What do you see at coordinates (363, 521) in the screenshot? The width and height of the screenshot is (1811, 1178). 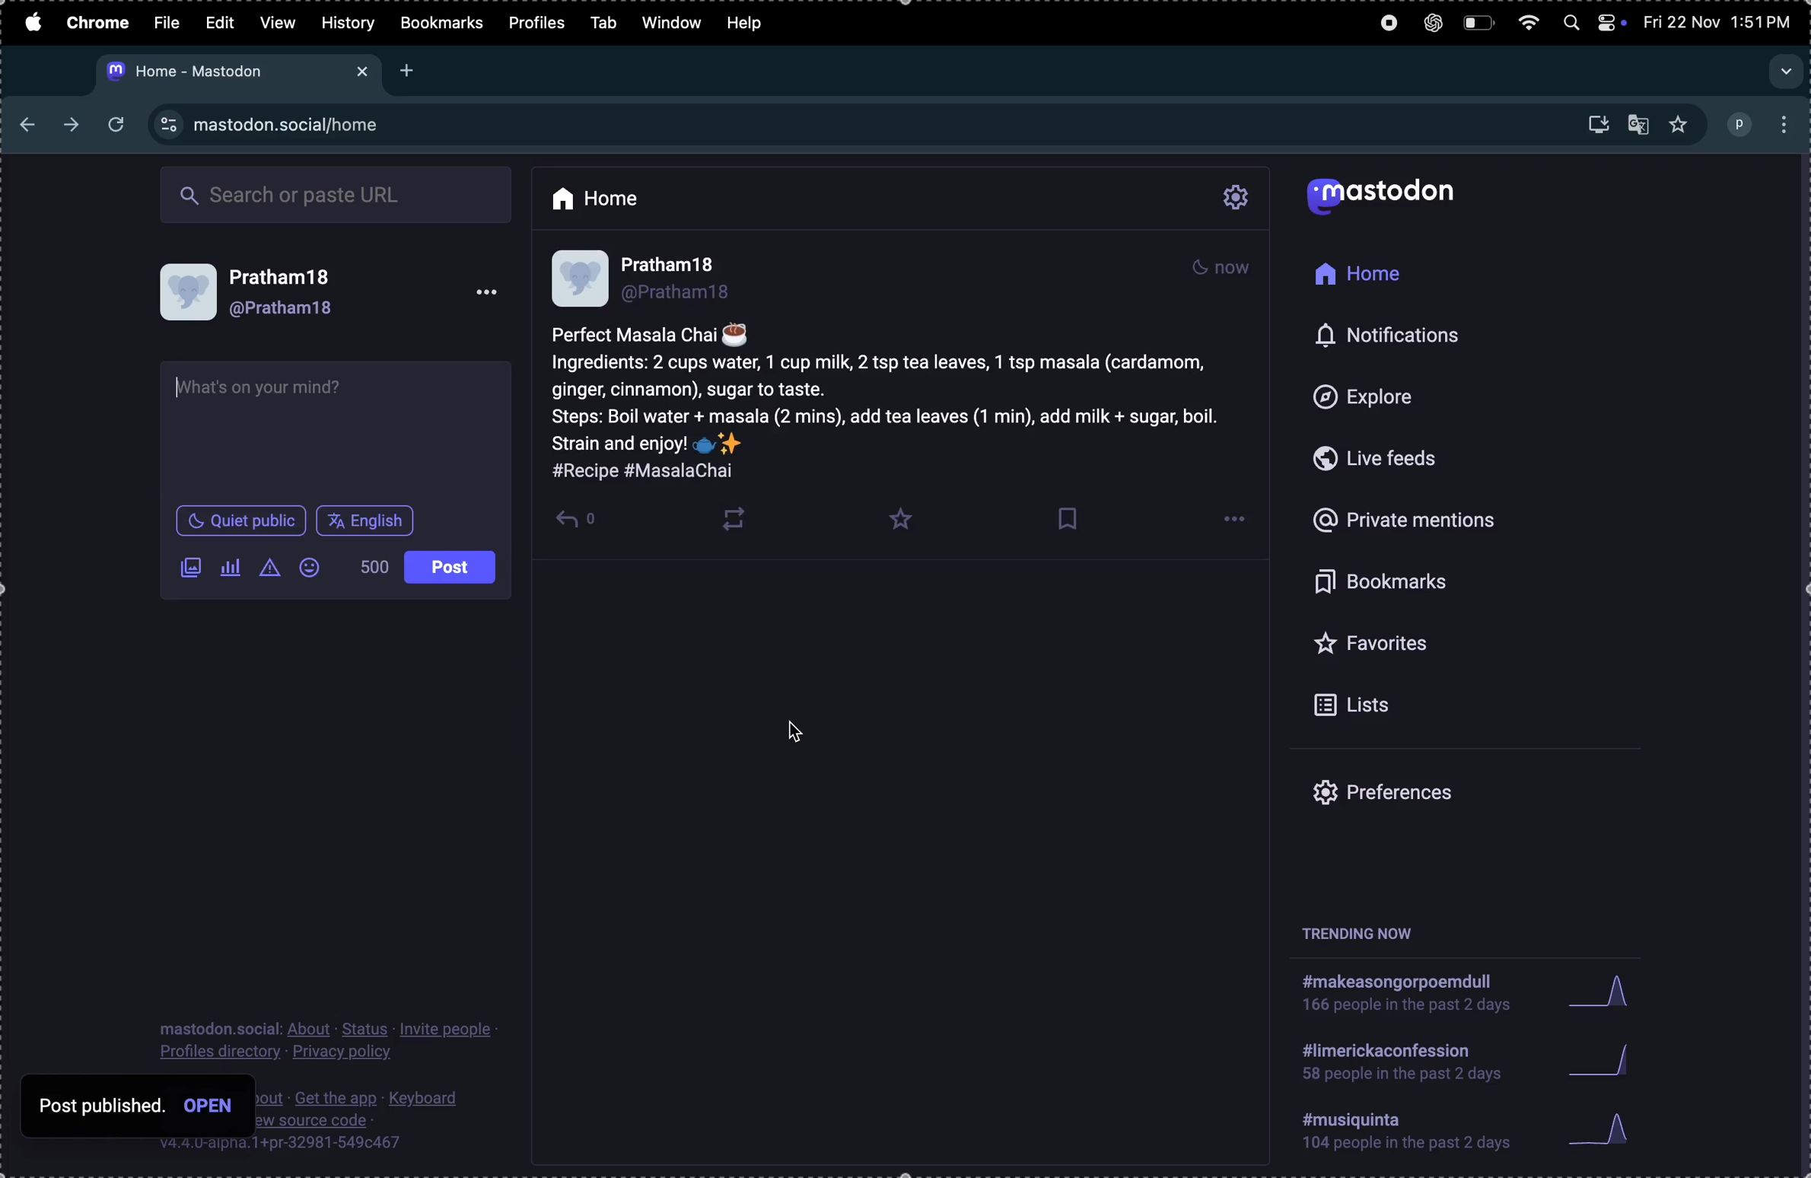 I see `english` at bounding box center [363, 521].